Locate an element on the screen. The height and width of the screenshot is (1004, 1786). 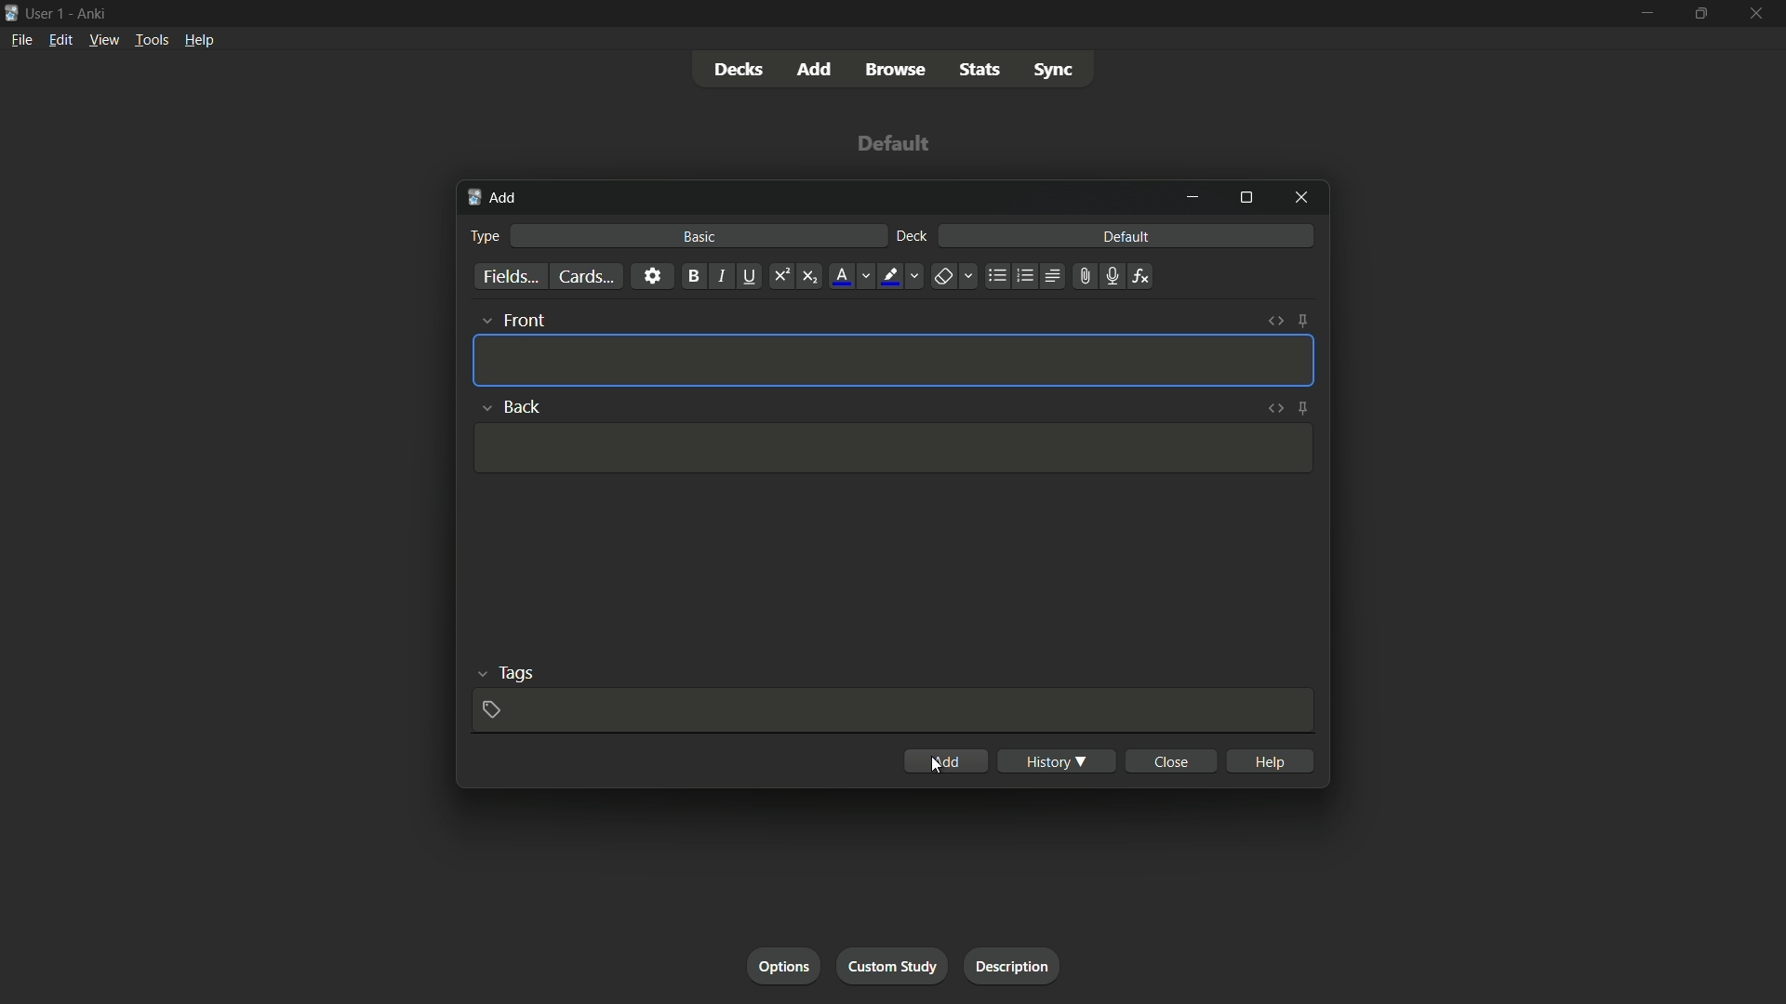
Input Template is located at coordinates (889, 449).